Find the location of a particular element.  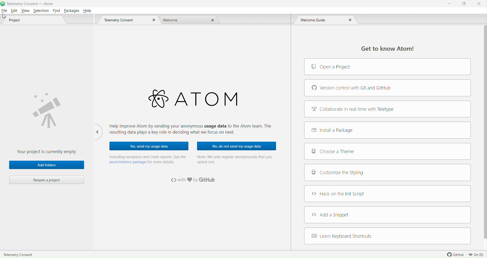

Yes, send my usage data is located at coordinates (149, 146).